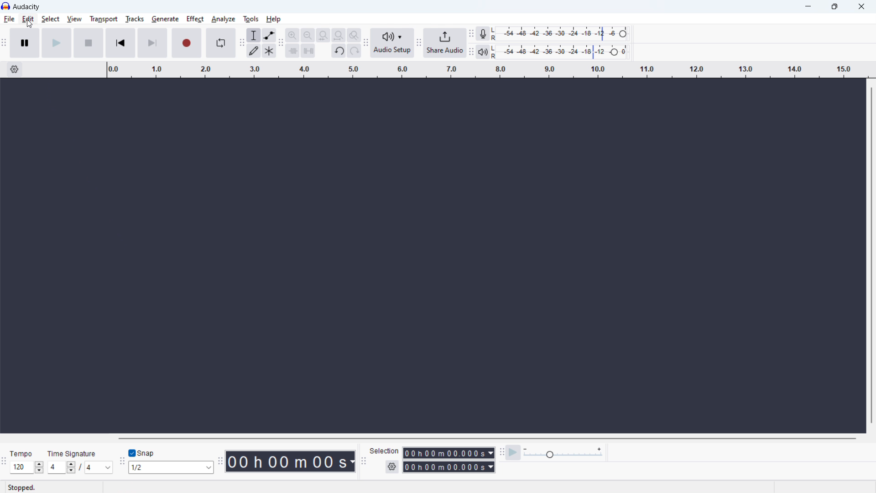 This screenshot has width=876, height=493. I want to click on Increase/Decrease Tempo, so click(39, 467).